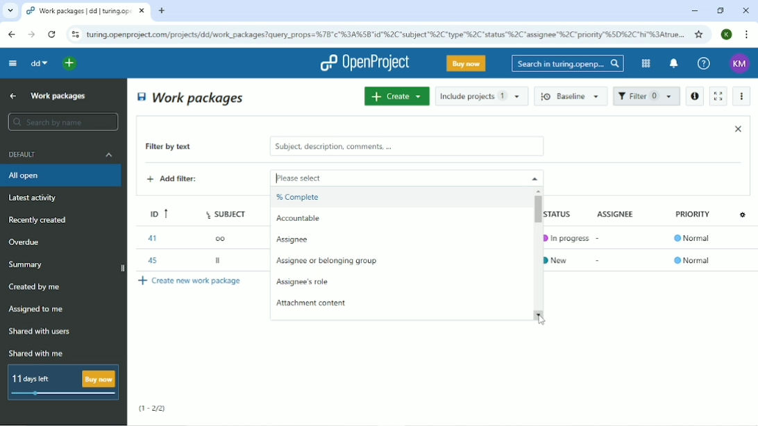 The image size is (758, 426). I want to click on % Complete, so click(301, 198).